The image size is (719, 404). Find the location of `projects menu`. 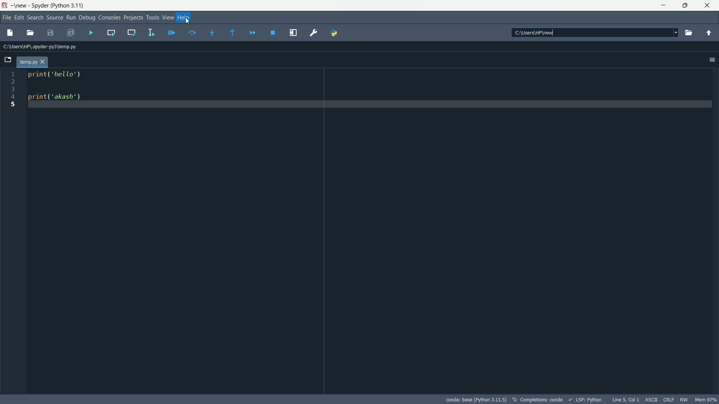

projects menu is located at coordinates (133, 18).